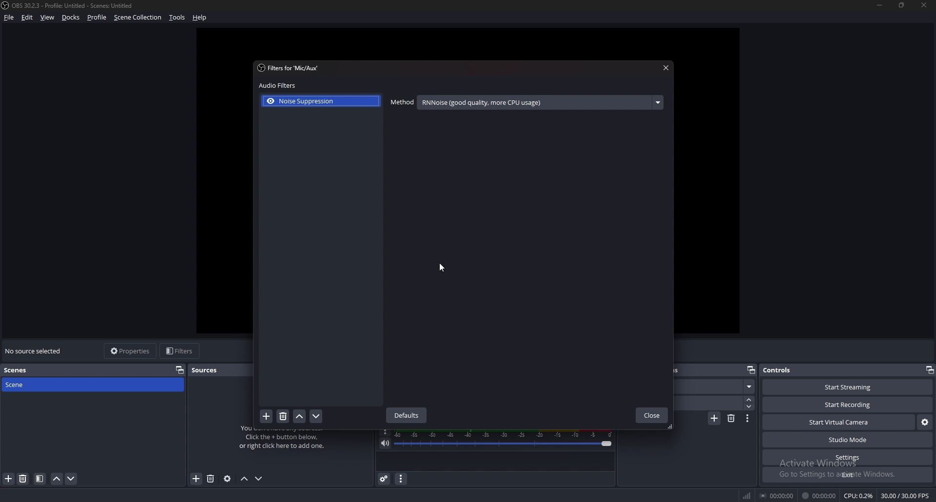 This screenshot has height=502, width=936. What do you see at coordinates (180, 370) in the screenshot?
I see `properties` at bounding box center [180, 370].